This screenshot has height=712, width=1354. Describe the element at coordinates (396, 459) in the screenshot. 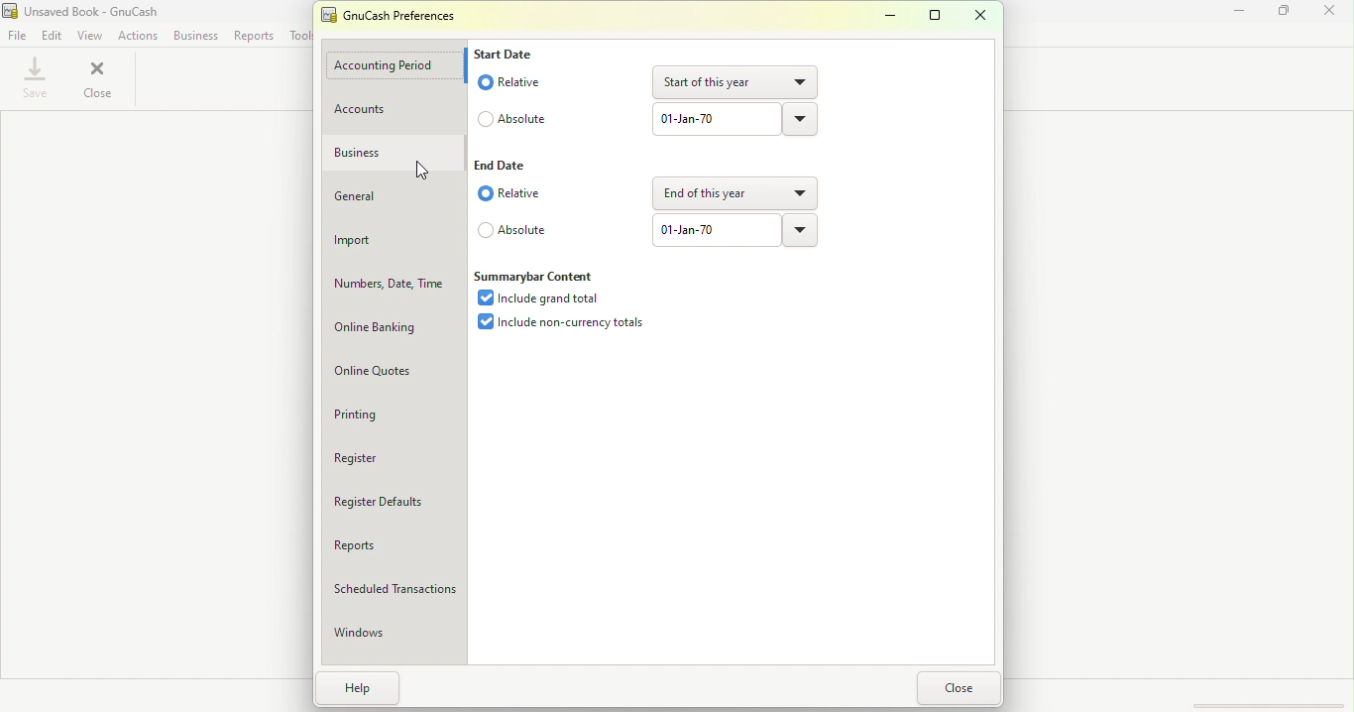

I see `Register` at that location.